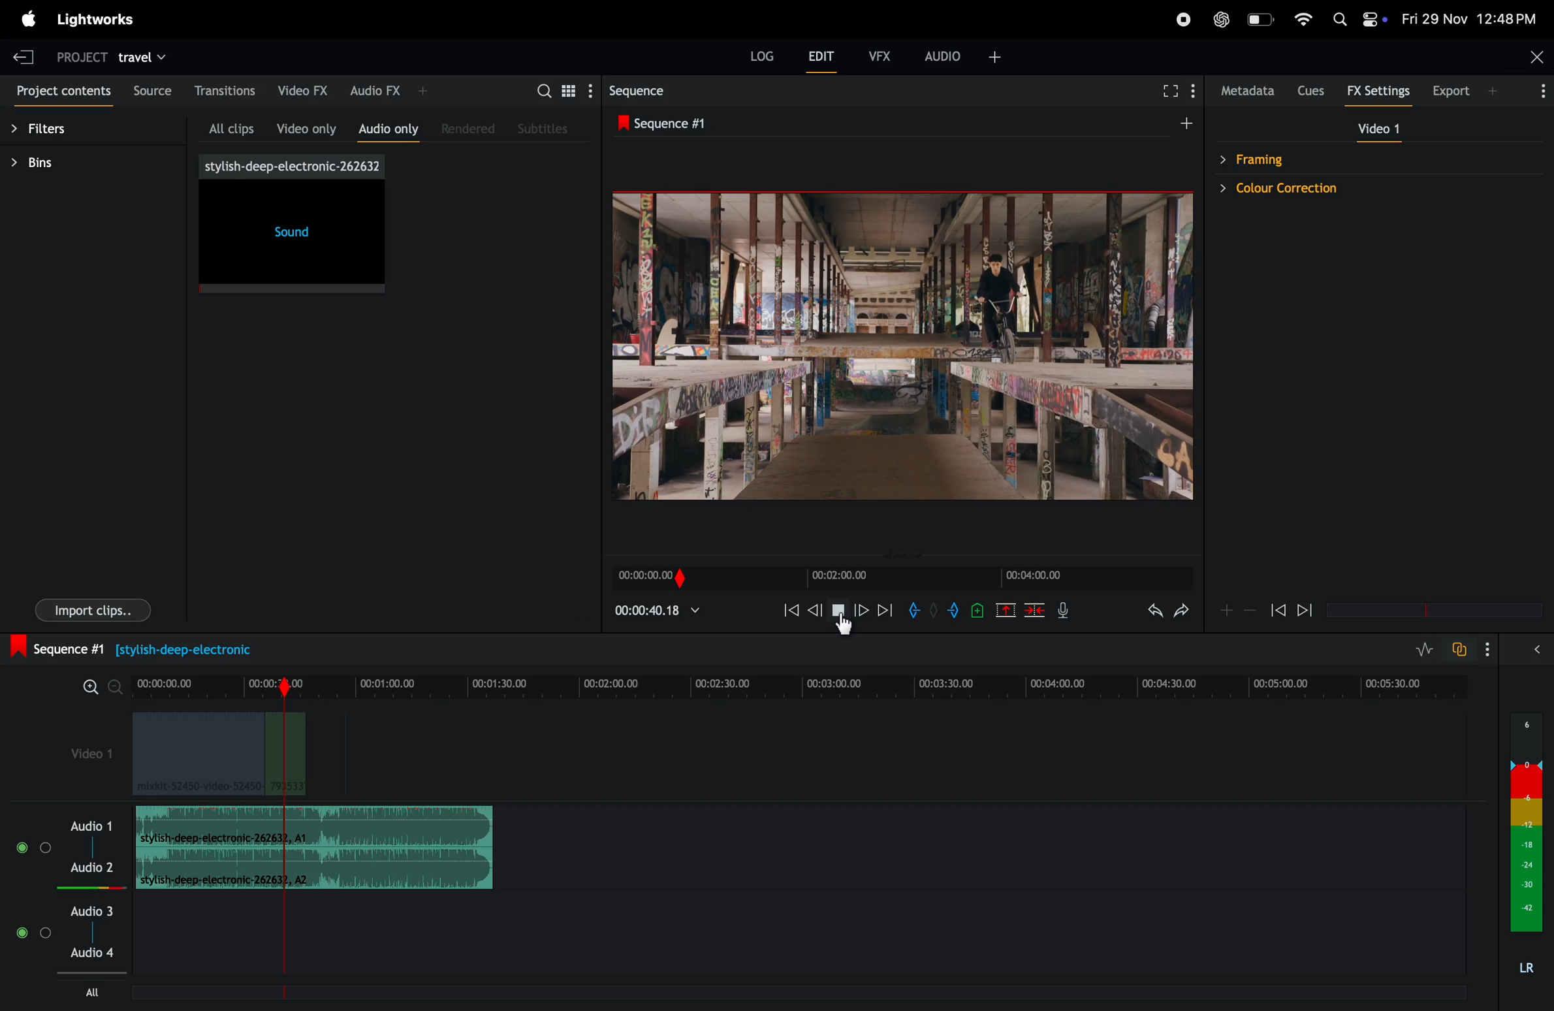  What do you see at coordinates (25, 19) in the screenshot?
I see `apple menu` at bounding box center [25, 19].